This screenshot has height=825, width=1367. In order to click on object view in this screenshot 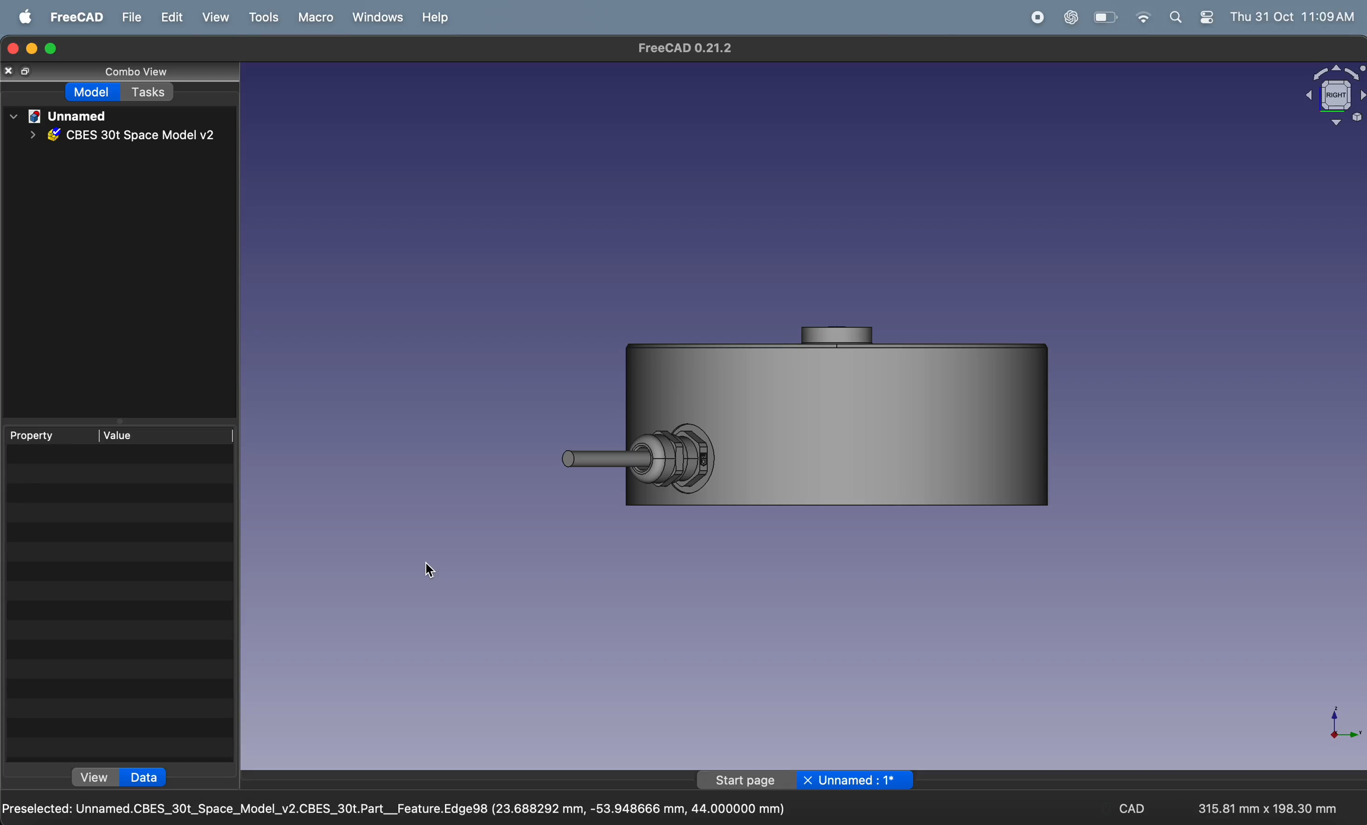, I will do `click(1328, 97)`.